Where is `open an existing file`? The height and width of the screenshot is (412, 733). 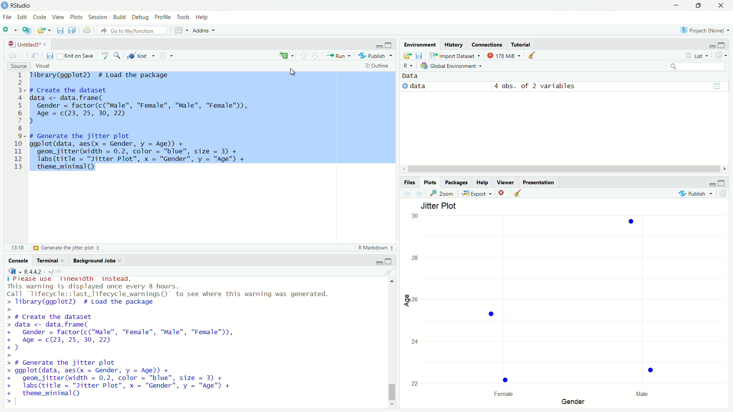 open an existing file is located at coordinates (44, 29).